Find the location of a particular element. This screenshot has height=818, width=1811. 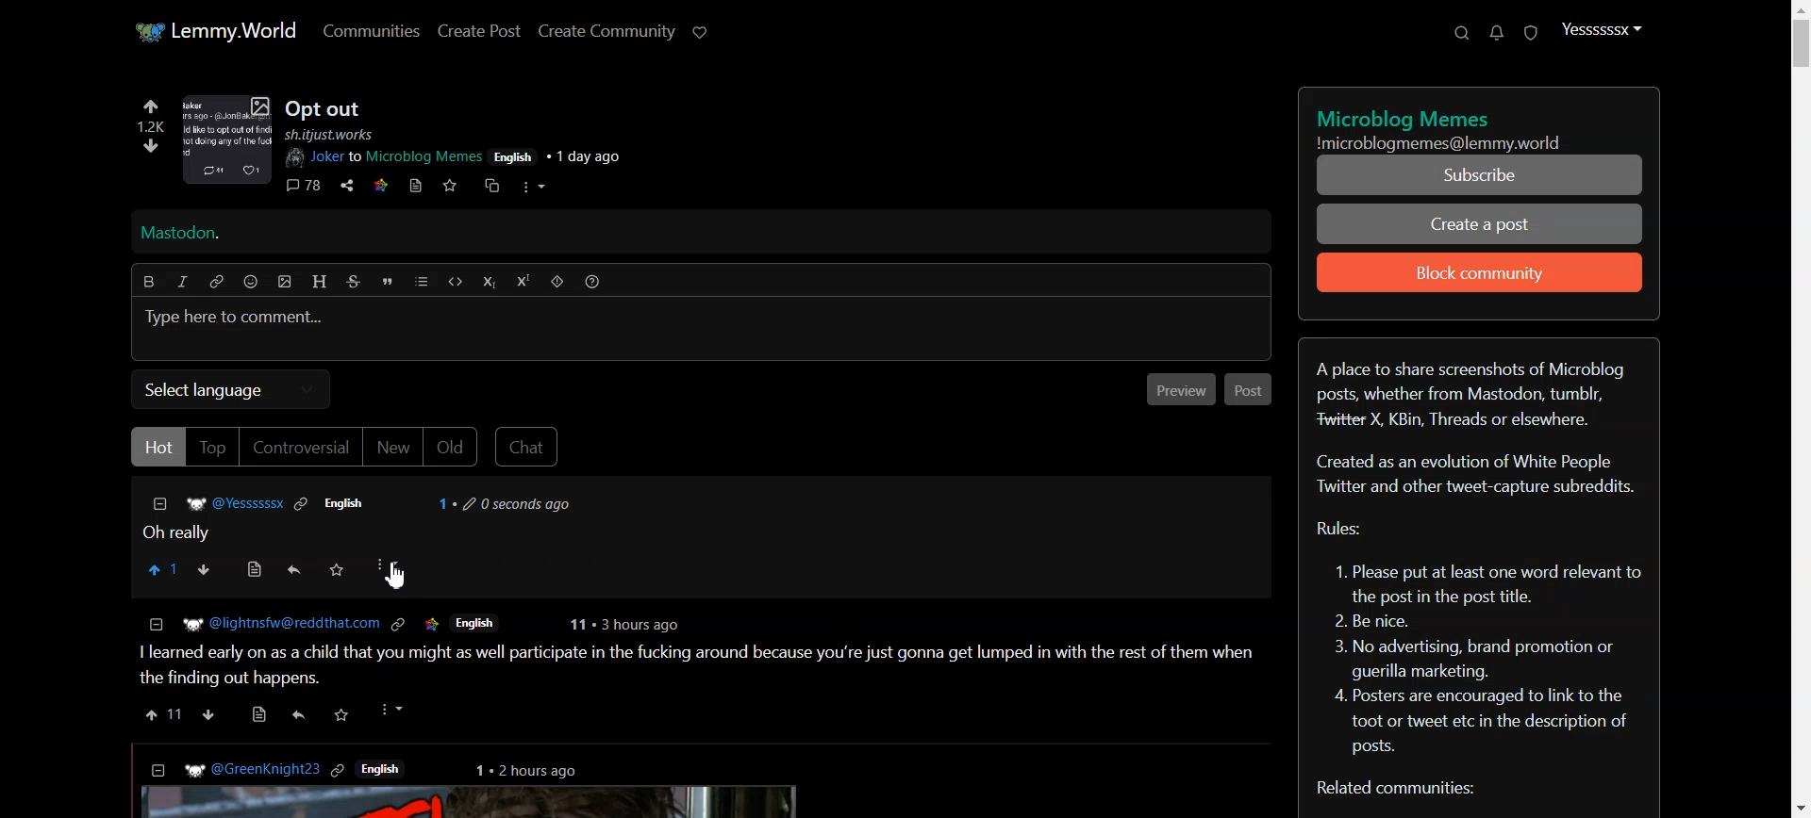

Save  is located at coordinates (338, 569).